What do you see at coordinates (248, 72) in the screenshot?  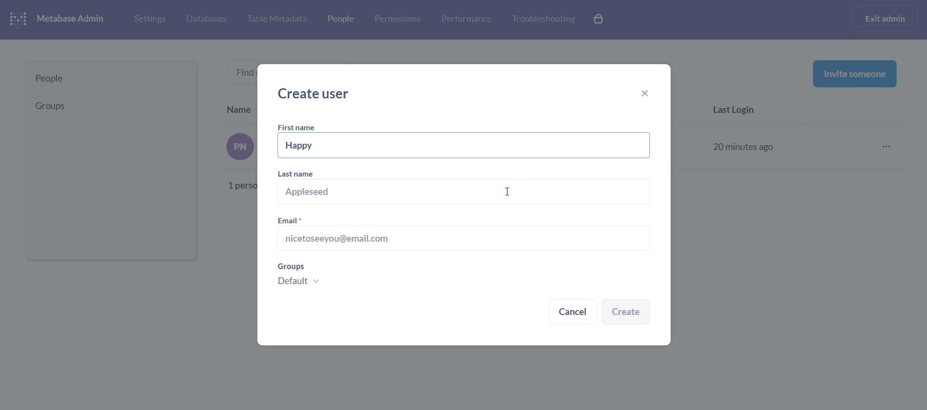 I see `text` at bounding box center [248, 72].